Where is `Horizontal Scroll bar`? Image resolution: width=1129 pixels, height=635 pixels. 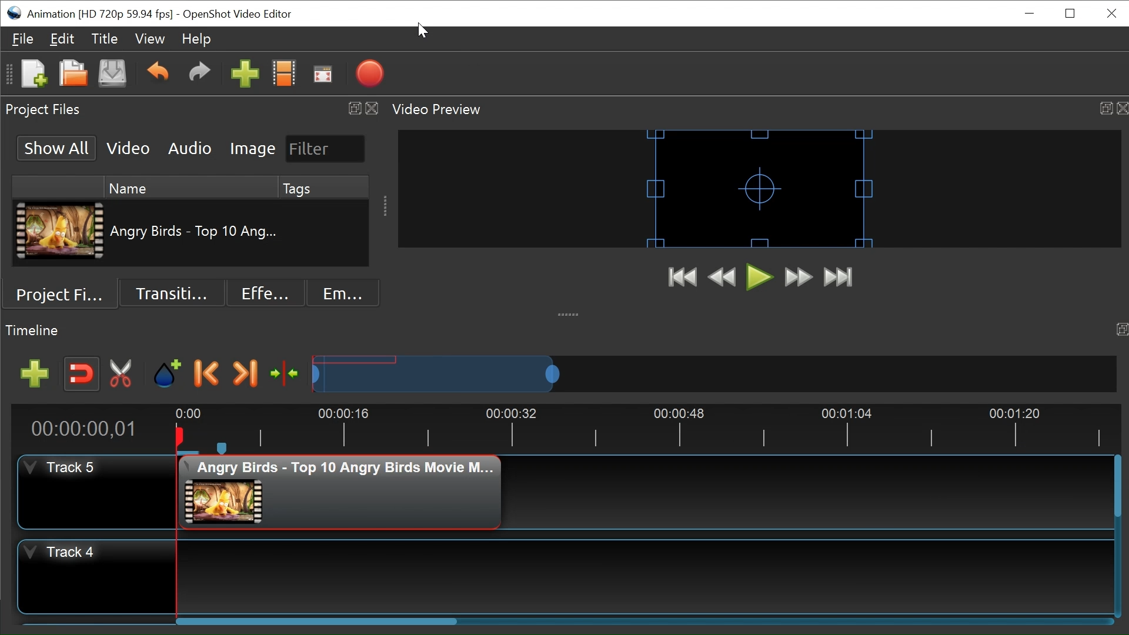 Horizontal Scroll bar is located at coordinates (315, 619).